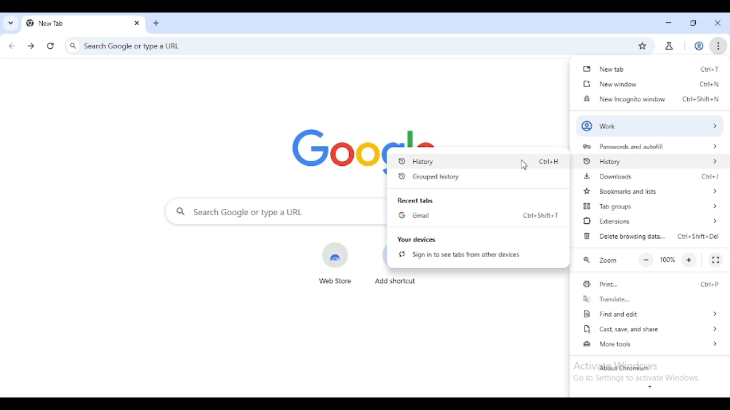  Describe the element at coordinates (642, 46) in the screenshot. I see `bookmark this page` at that location.